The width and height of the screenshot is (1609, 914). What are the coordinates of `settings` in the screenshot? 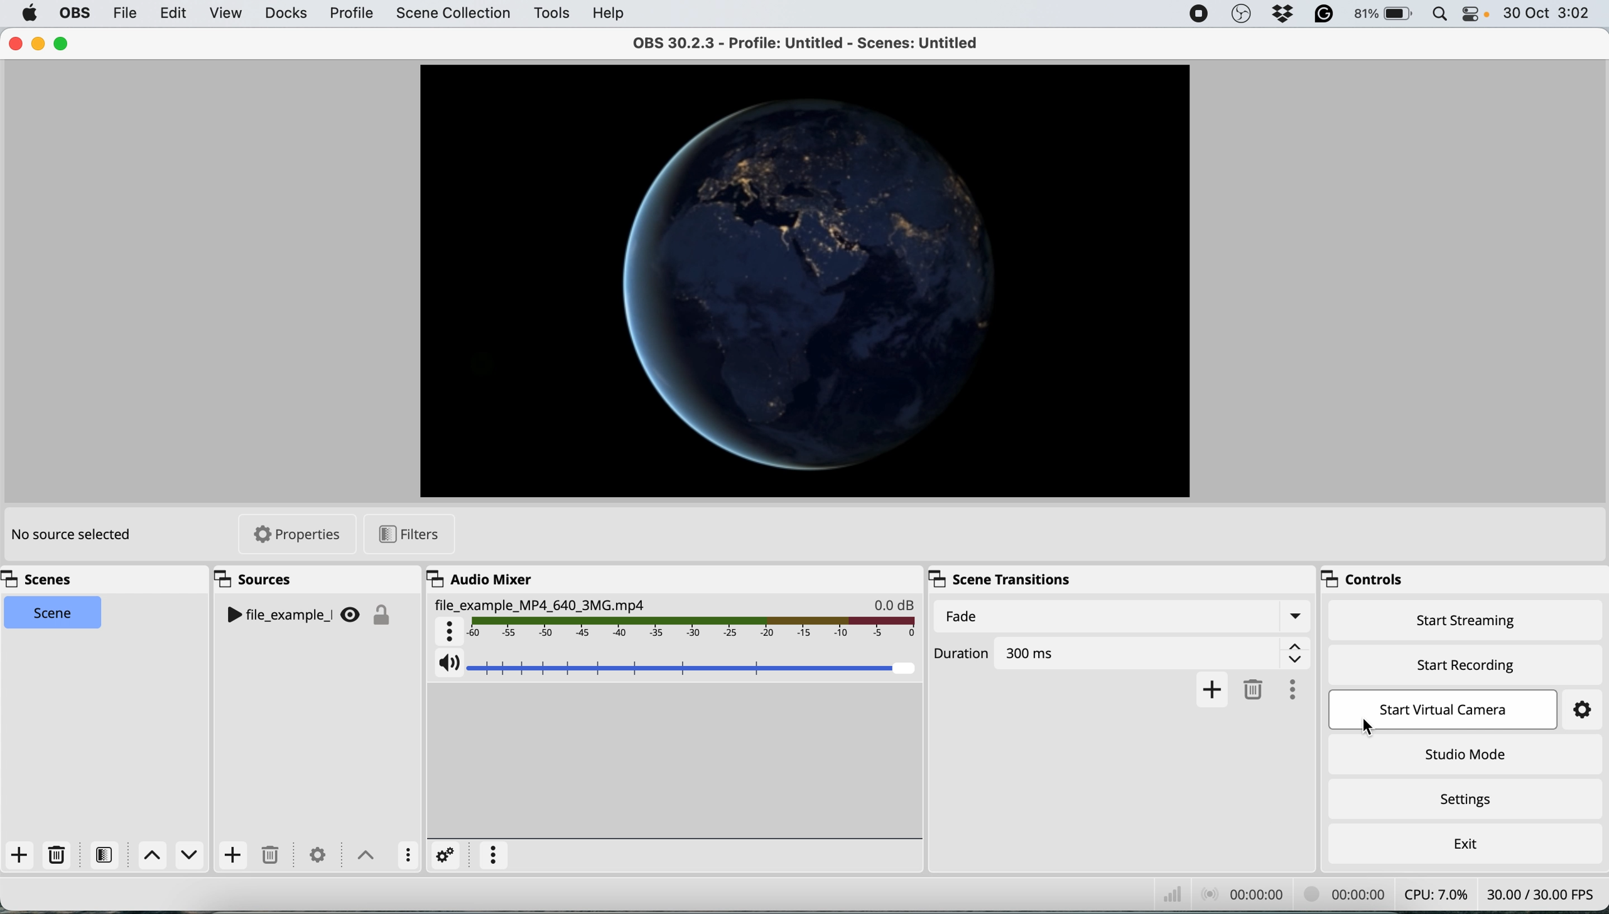 It's located at (1585, 708).